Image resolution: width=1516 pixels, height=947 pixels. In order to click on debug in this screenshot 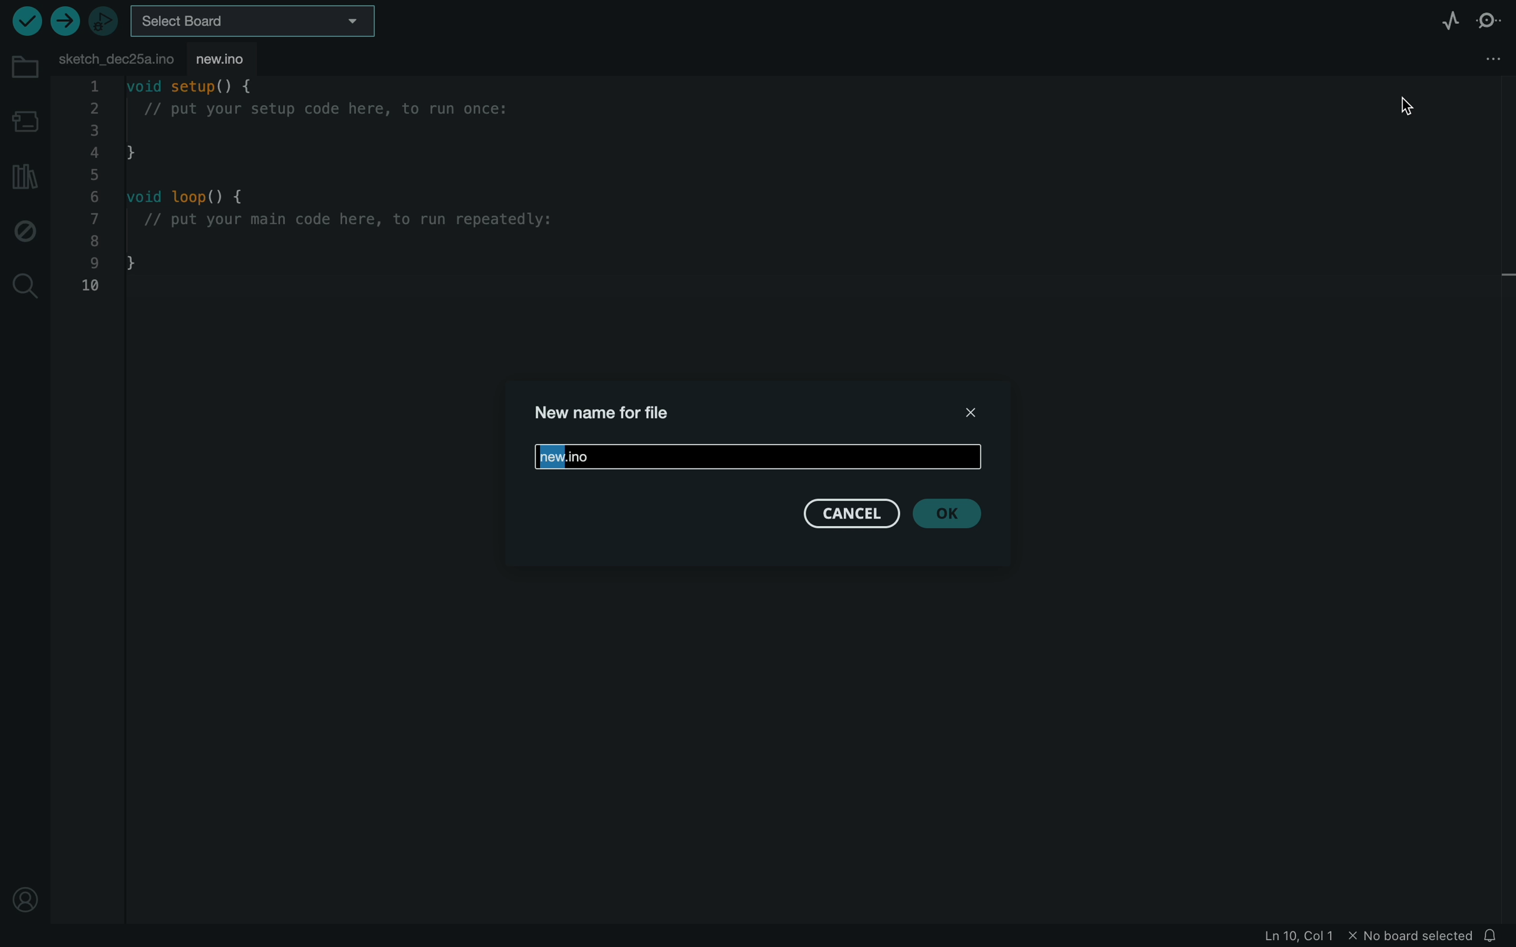, I will do `click(25, 231)`.